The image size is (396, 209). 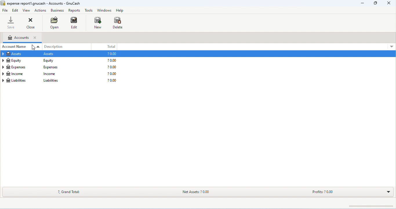 I want to click on reports, so click(x=75, y=10).